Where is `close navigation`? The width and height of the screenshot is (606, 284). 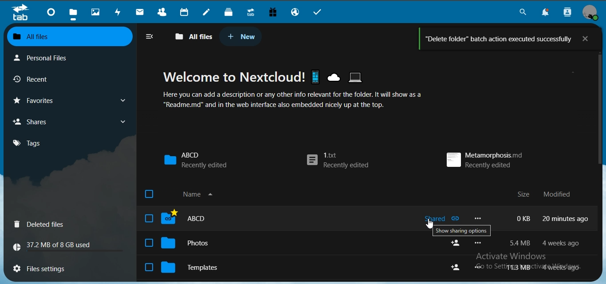
close navigation is located at coordinates (149, 36).